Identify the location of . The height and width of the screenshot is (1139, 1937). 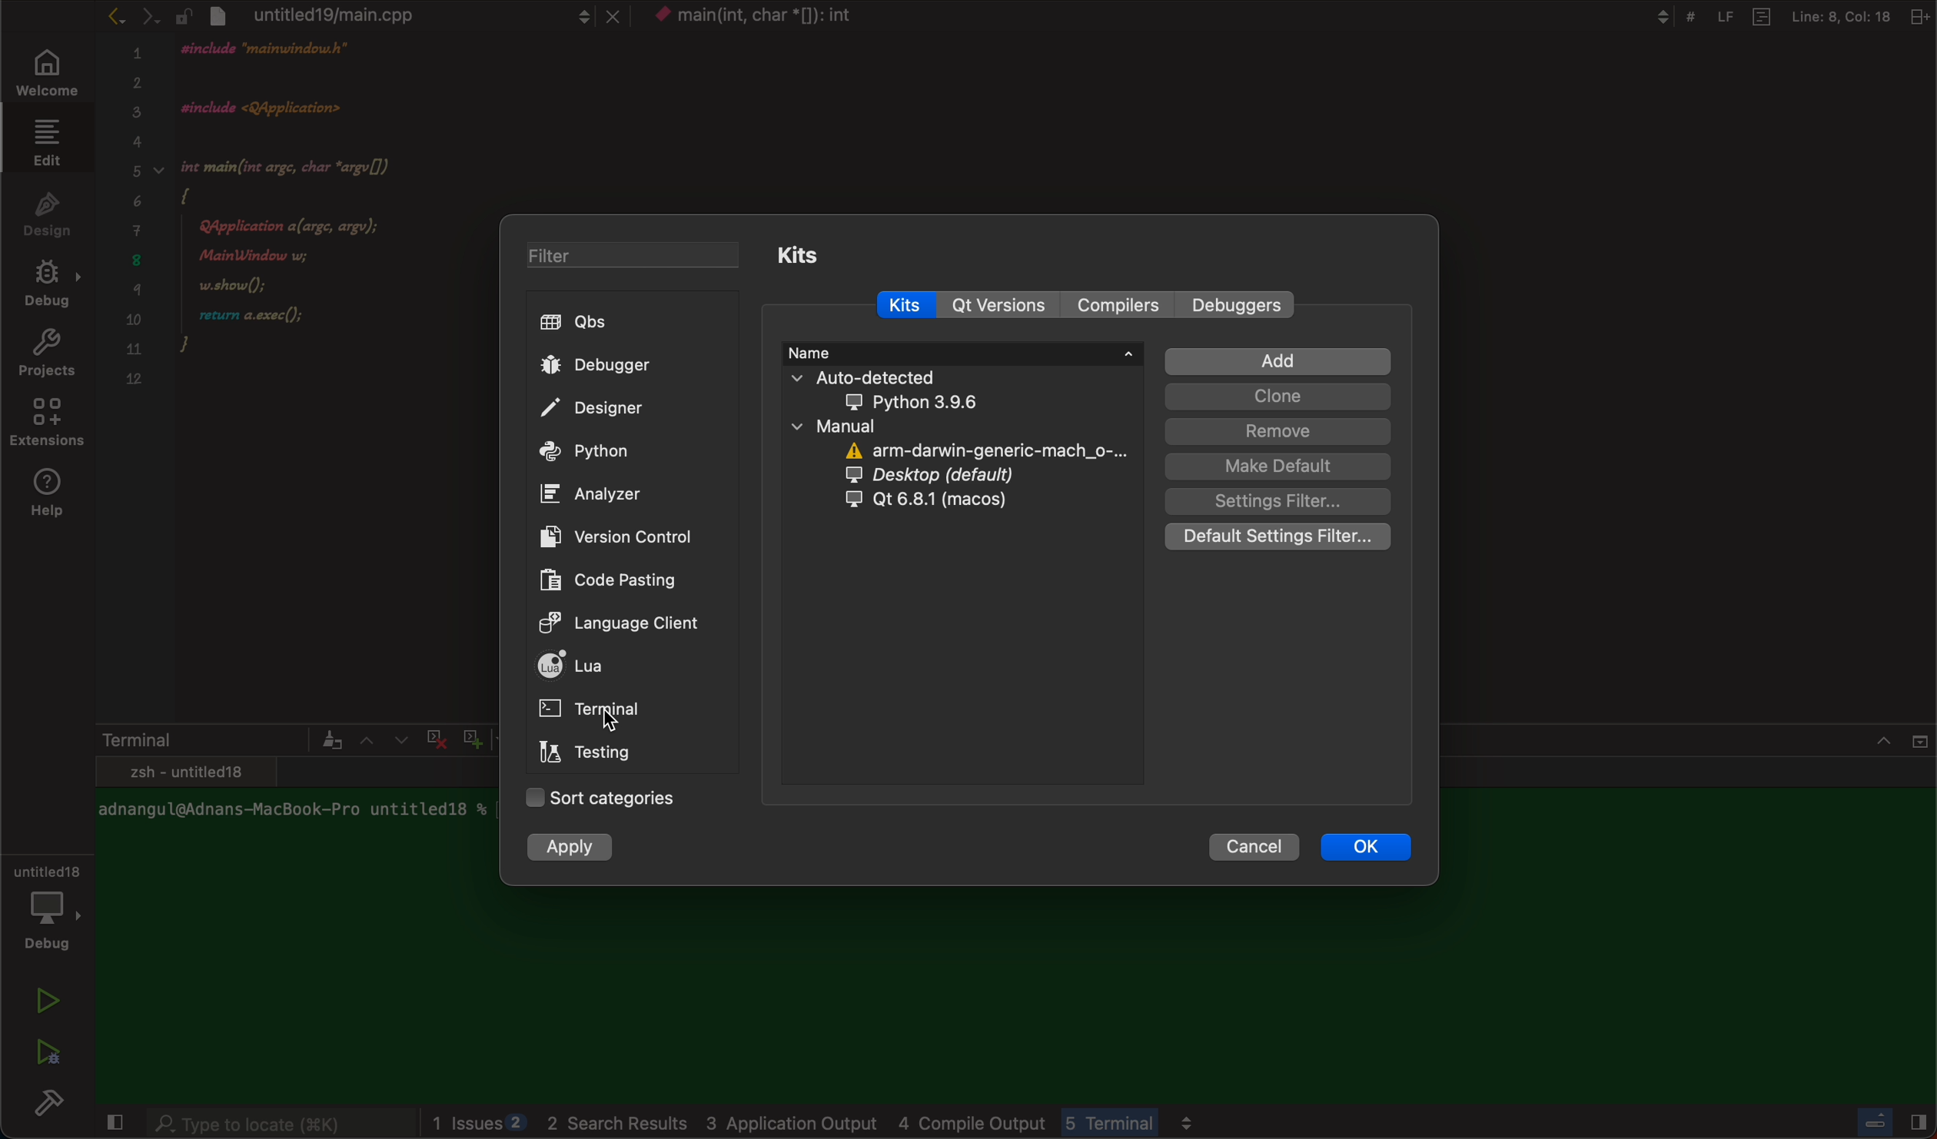
(1887, 1125).